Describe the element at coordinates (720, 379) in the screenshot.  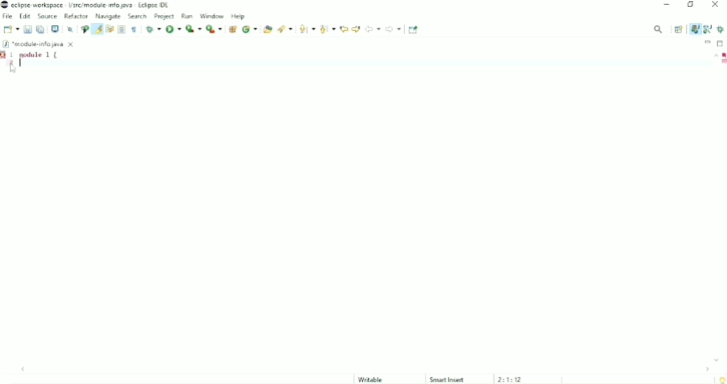
I see `Tip of the day` at that location.